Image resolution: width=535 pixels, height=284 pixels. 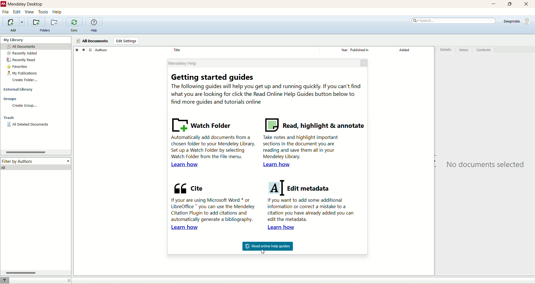 What do you see at coordinates (212, 209) in the screenshot?
I see `If you are using Microsoft Word * or LibreOffice * you can use the Mendeley Citation Plugin to add citations and automatically generate a bibliography.` at bounding box center [212, 209].